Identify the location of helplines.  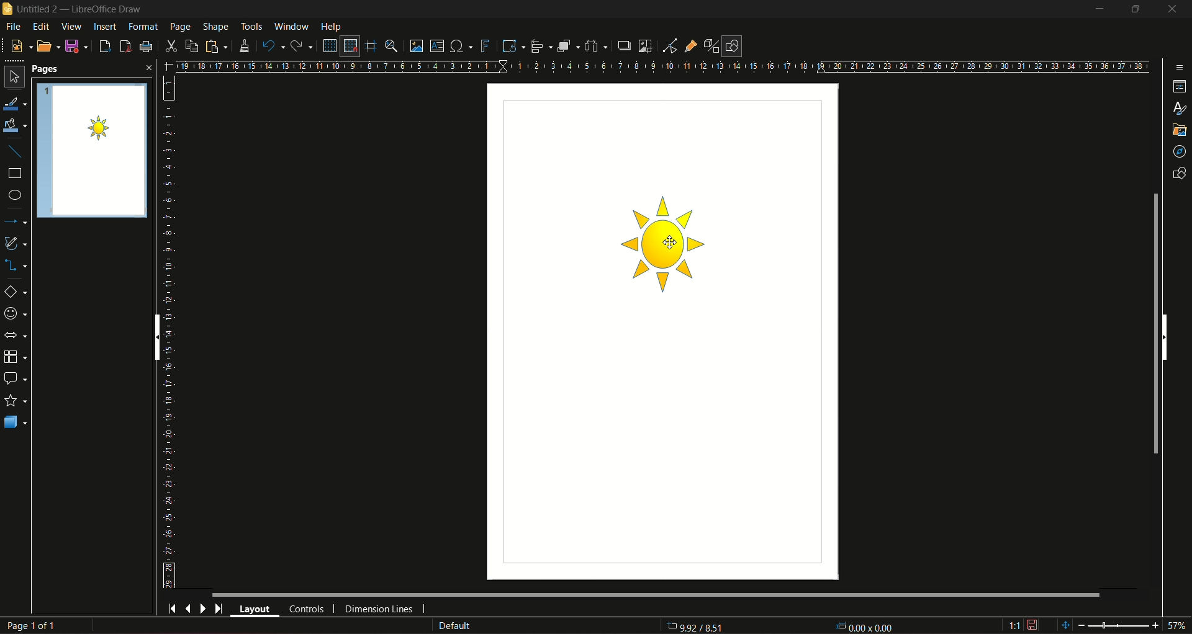
(370, 45).